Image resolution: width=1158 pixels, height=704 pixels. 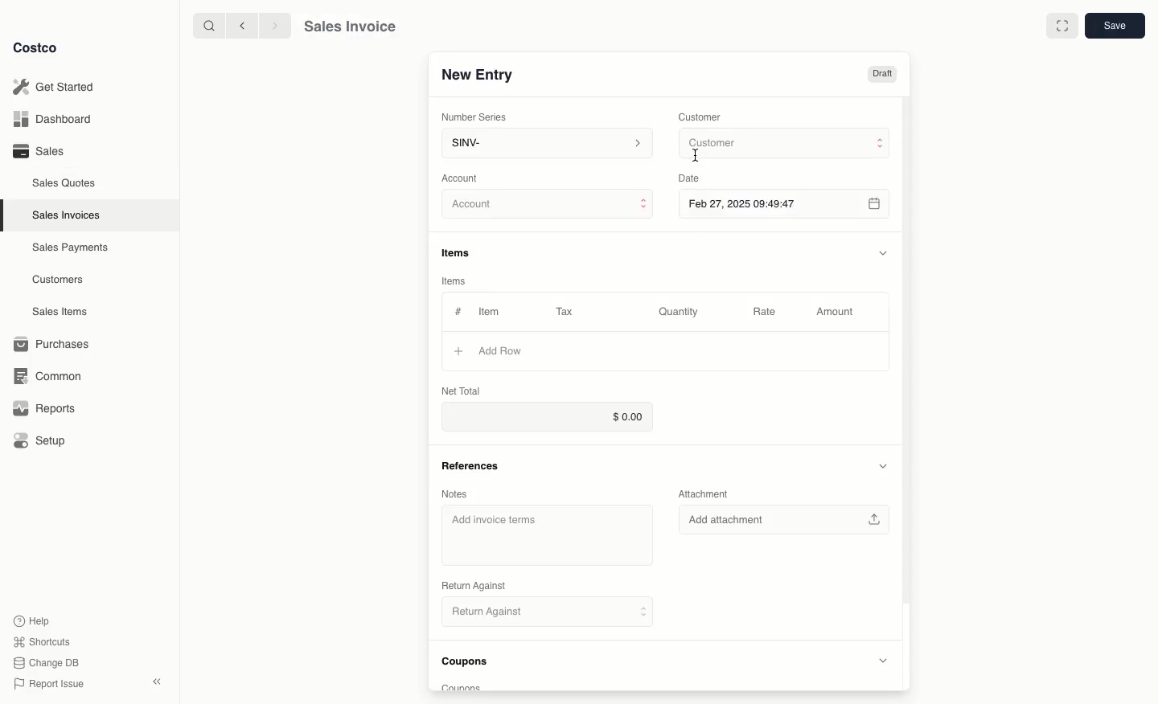 I want to click on Number Series, so click(x=475, y=116).